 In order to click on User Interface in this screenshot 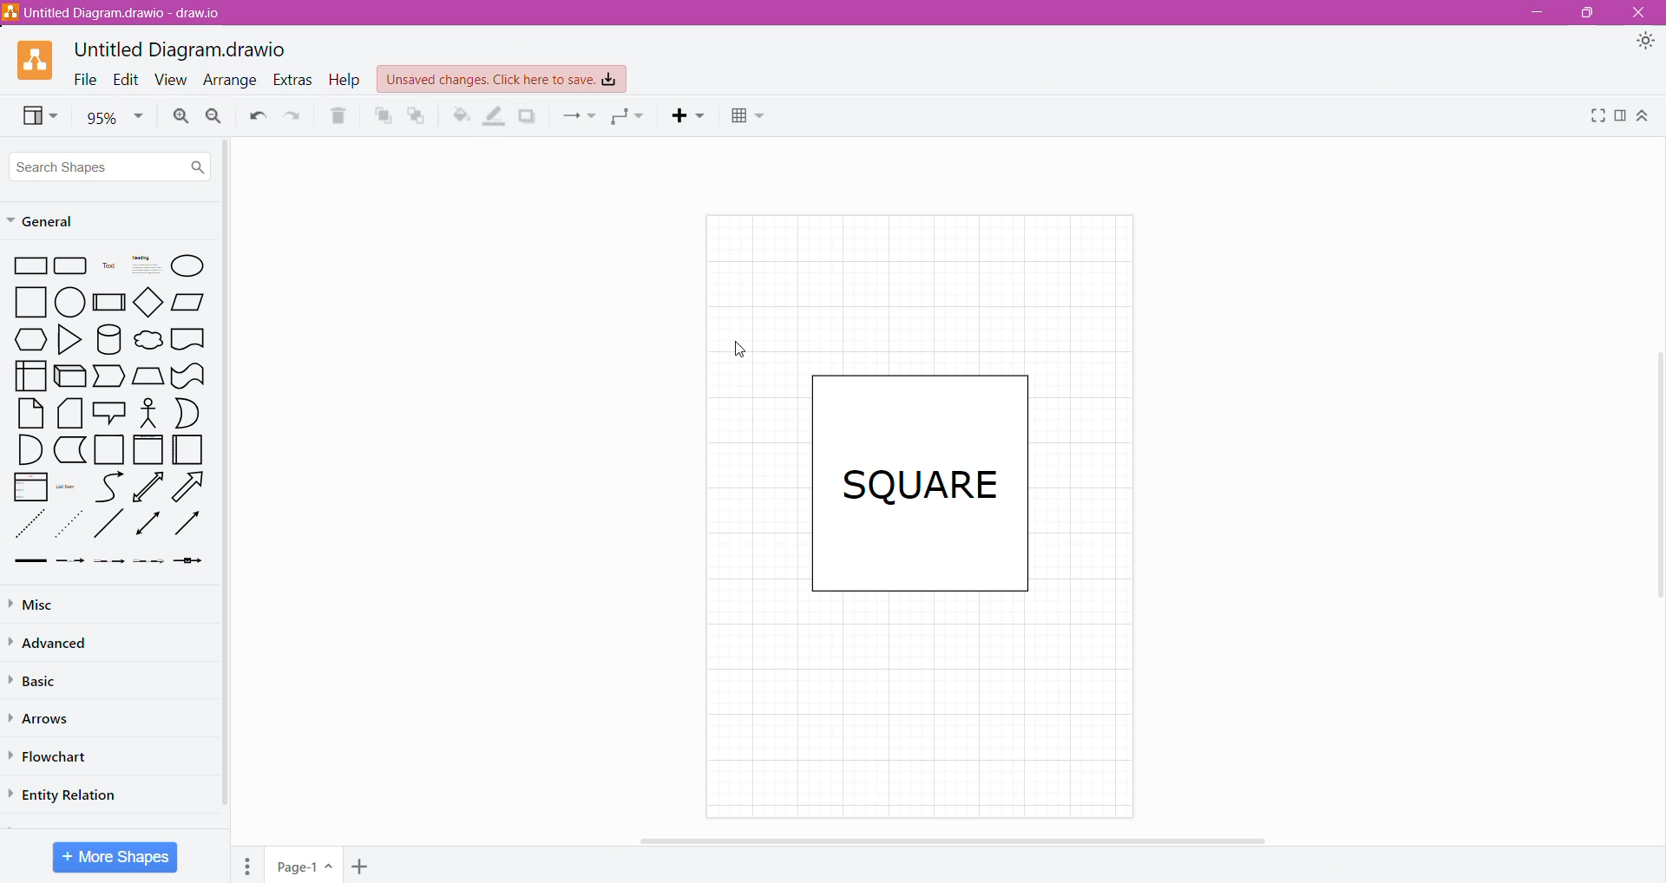, I will do `click(30, 375)`.